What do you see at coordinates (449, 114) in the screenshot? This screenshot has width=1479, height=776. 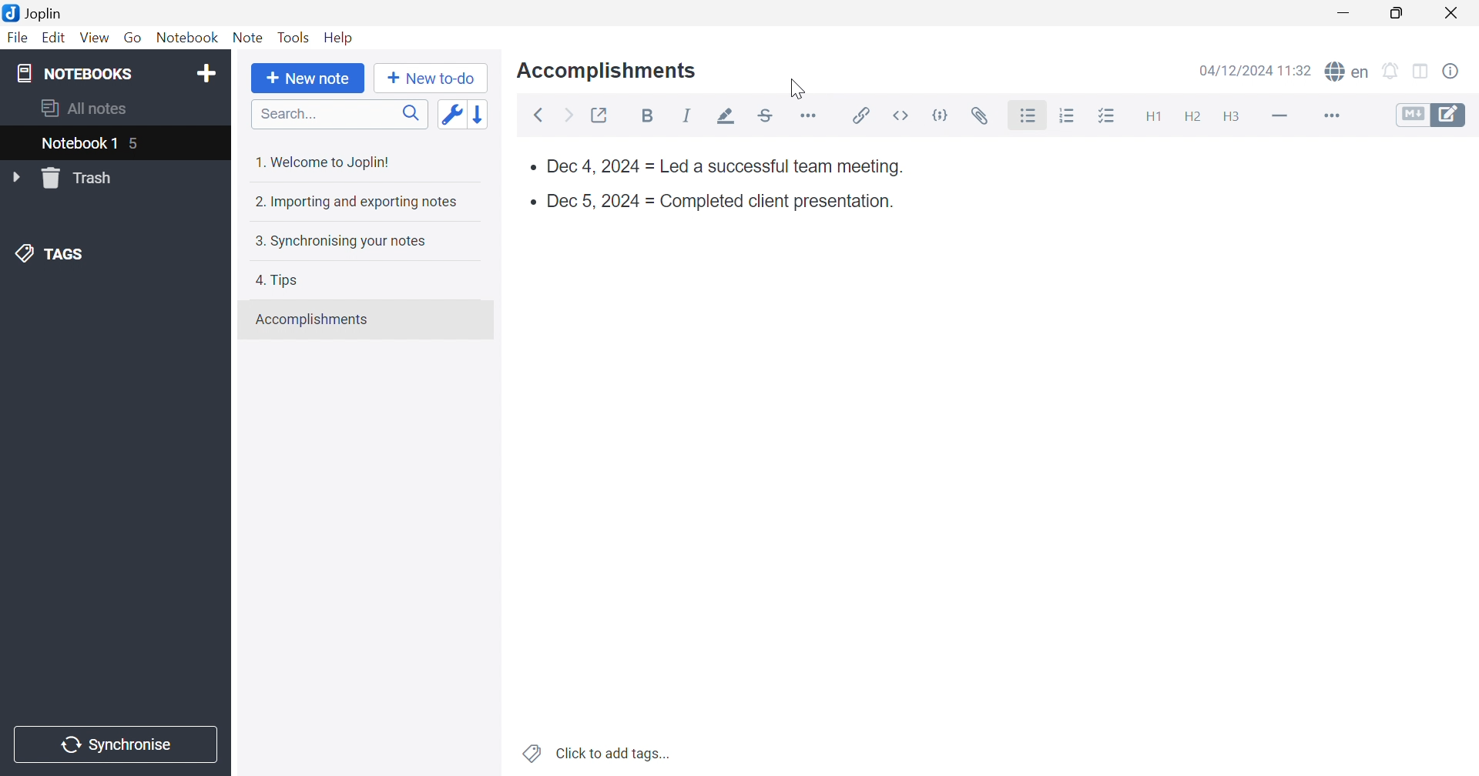 I see `Toggle sort order field` at bounding box center [449, 114].